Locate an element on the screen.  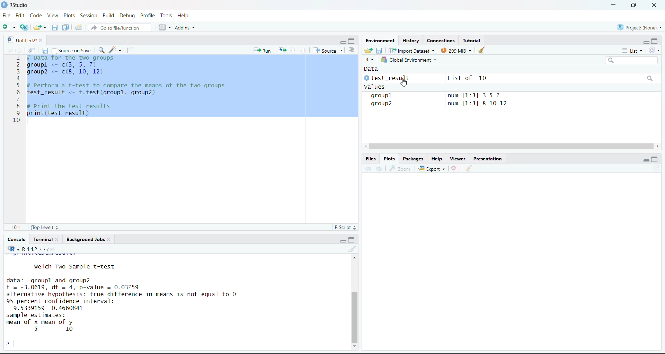
move down is located at coordinates (355, 345).